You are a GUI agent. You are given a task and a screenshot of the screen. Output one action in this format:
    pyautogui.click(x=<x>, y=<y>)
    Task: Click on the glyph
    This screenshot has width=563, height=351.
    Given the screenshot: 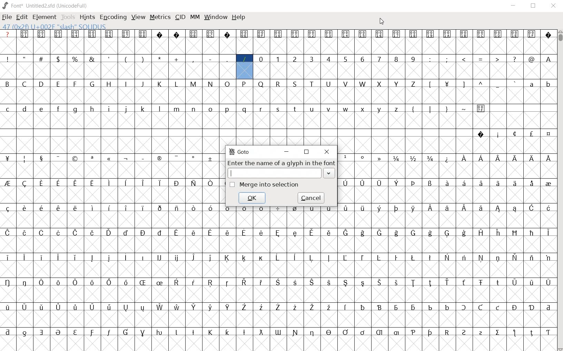 What is the action you would take?
    pyautogui.click(x=345, y=332)
    